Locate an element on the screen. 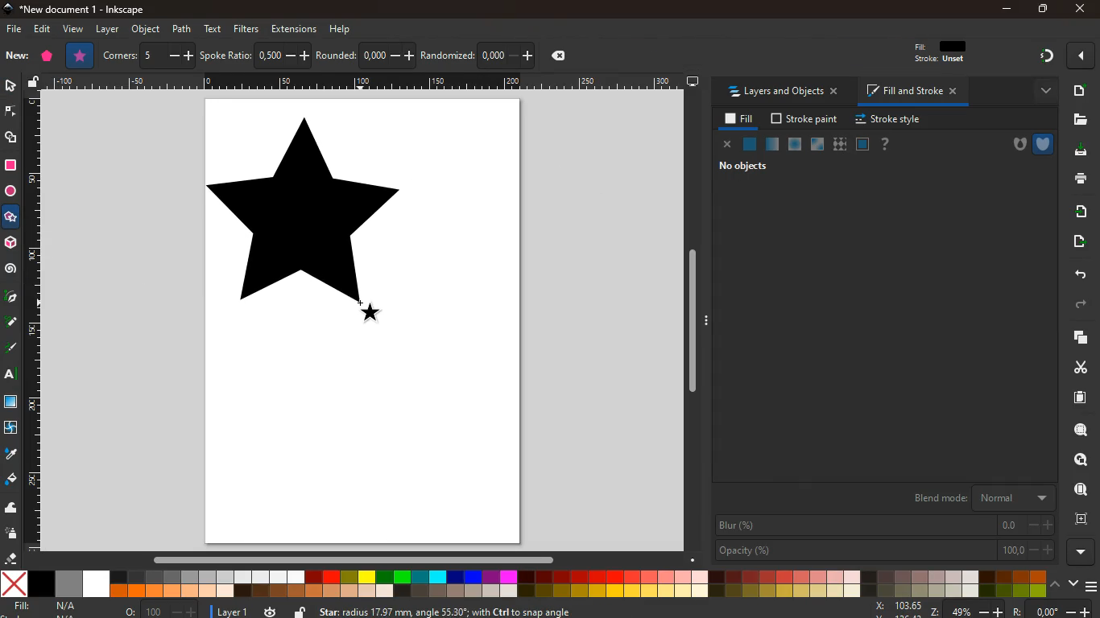 This screenshot has width=1100, height=618. file is located at coordinates (15, 29).